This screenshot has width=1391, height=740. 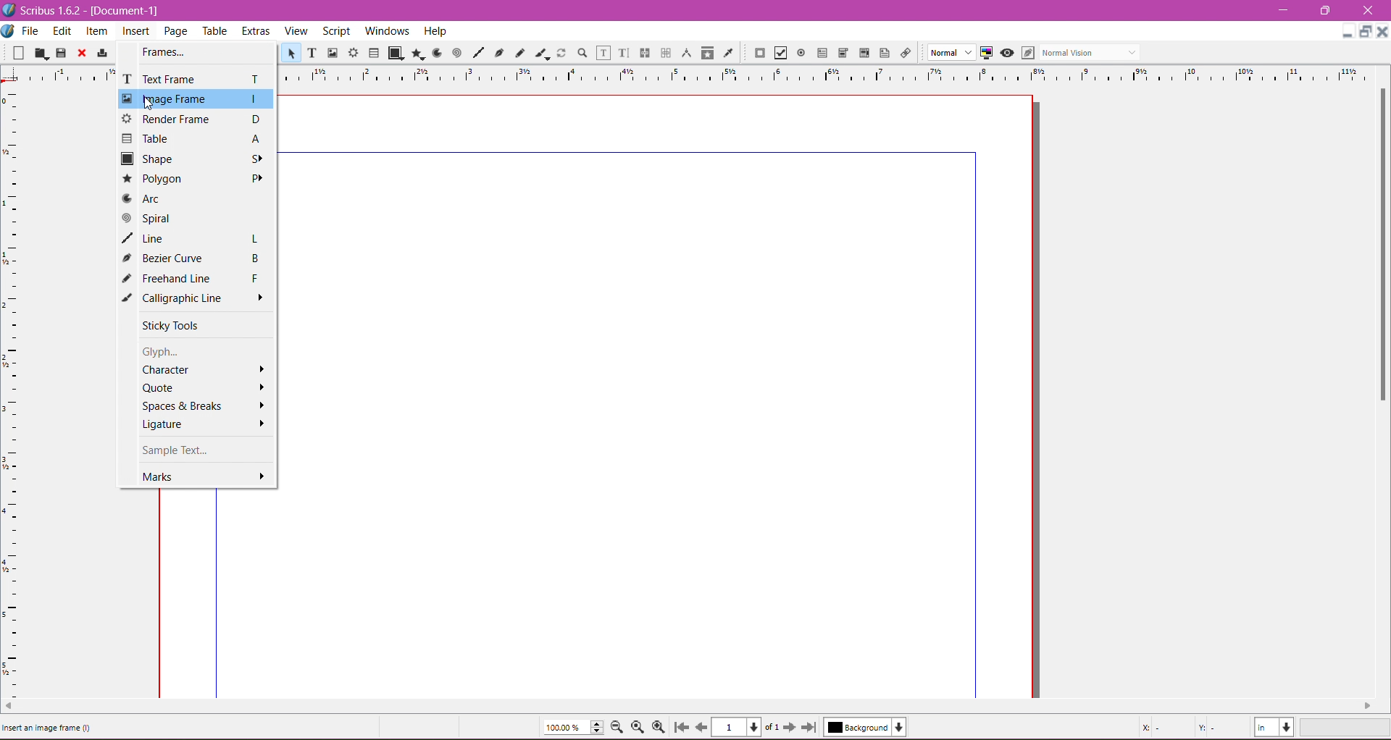 I want to click on Calligraphic Line, so click(x=196, y=298).